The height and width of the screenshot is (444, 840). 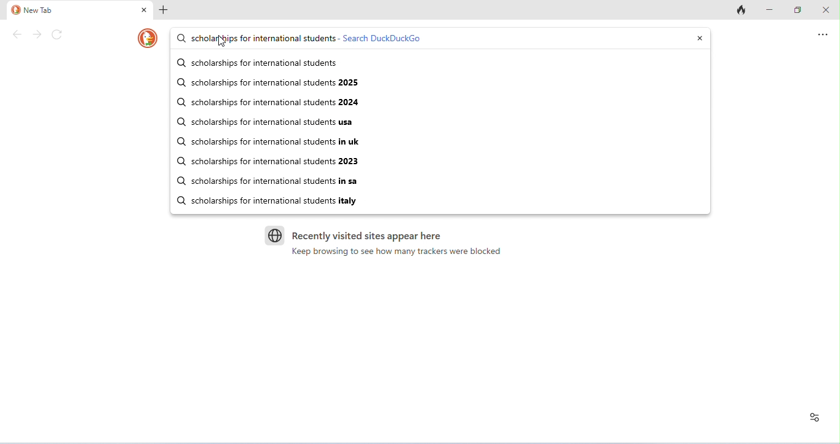 I want to click on search icon, so click(x=178, y=199).